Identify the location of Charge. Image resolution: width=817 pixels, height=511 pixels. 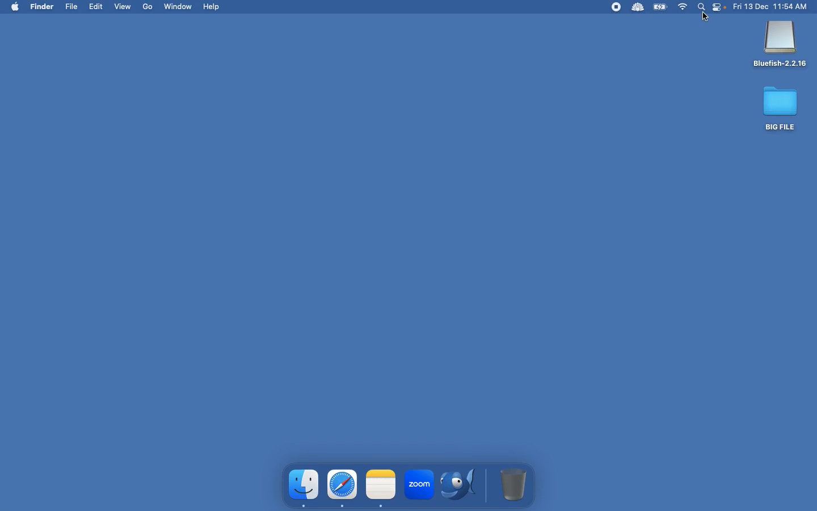
(660, 8).